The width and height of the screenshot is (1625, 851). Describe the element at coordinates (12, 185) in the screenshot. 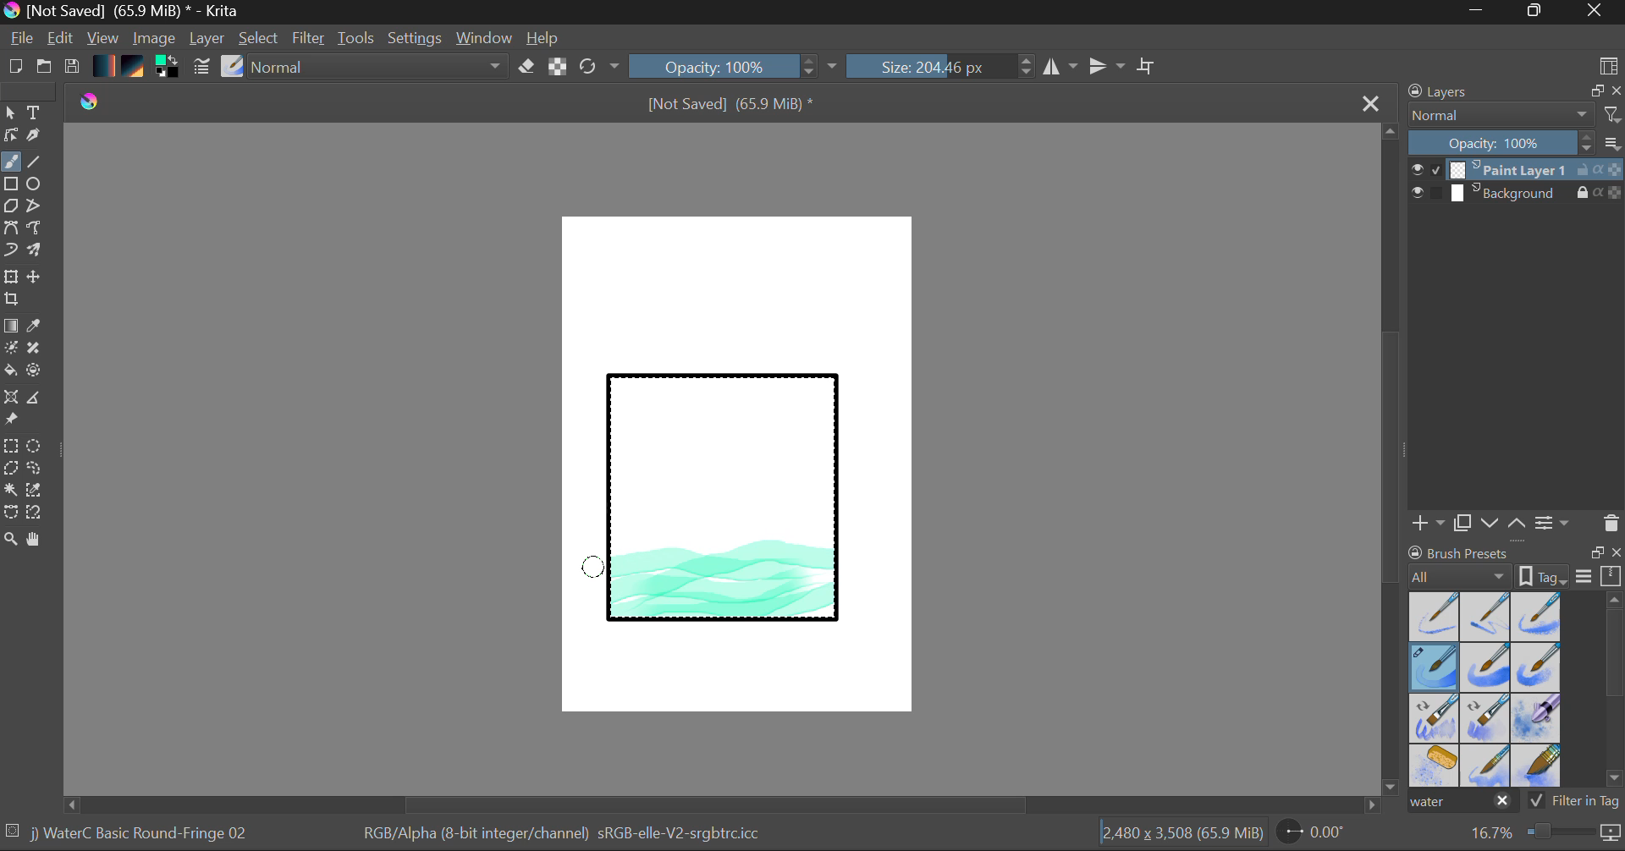

I see `Rectangle` at that location.